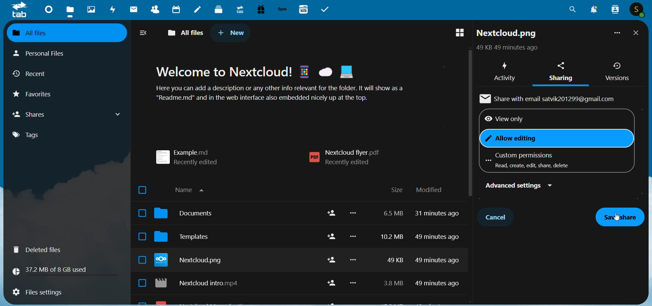  I want to click on activity, so click(113, 11).